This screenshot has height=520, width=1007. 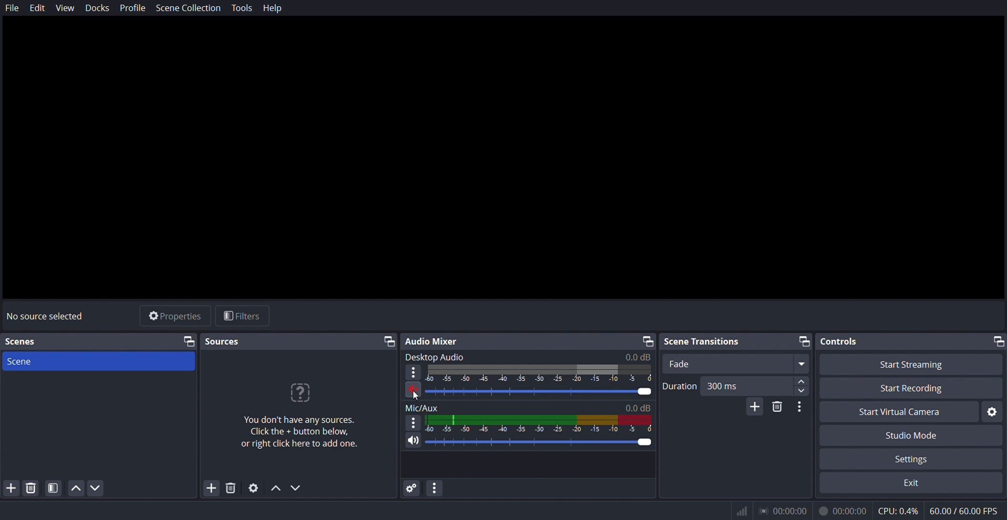 What do you see at coordinates (800, 408) in the screenshot?
I see `configure scene transition` at bounding box center [800, 408].